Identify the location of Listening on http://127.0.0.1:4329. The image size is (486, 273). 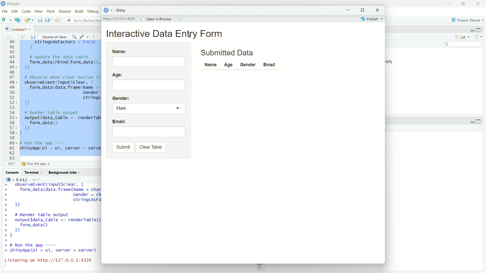
(48, 259).